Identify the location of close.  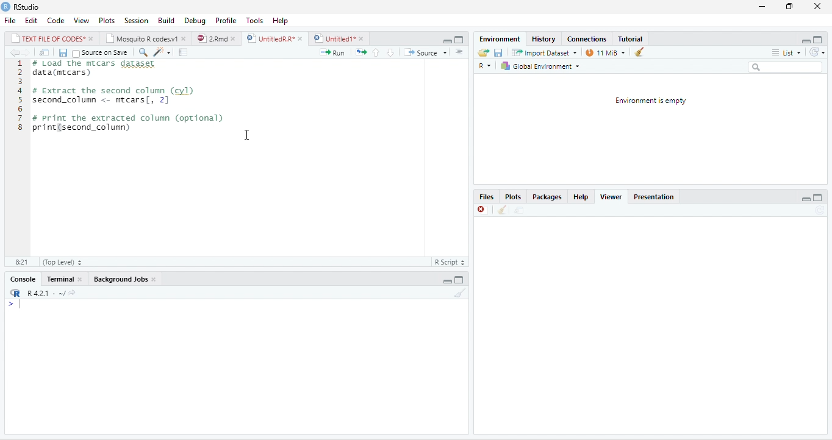
(817, 6).